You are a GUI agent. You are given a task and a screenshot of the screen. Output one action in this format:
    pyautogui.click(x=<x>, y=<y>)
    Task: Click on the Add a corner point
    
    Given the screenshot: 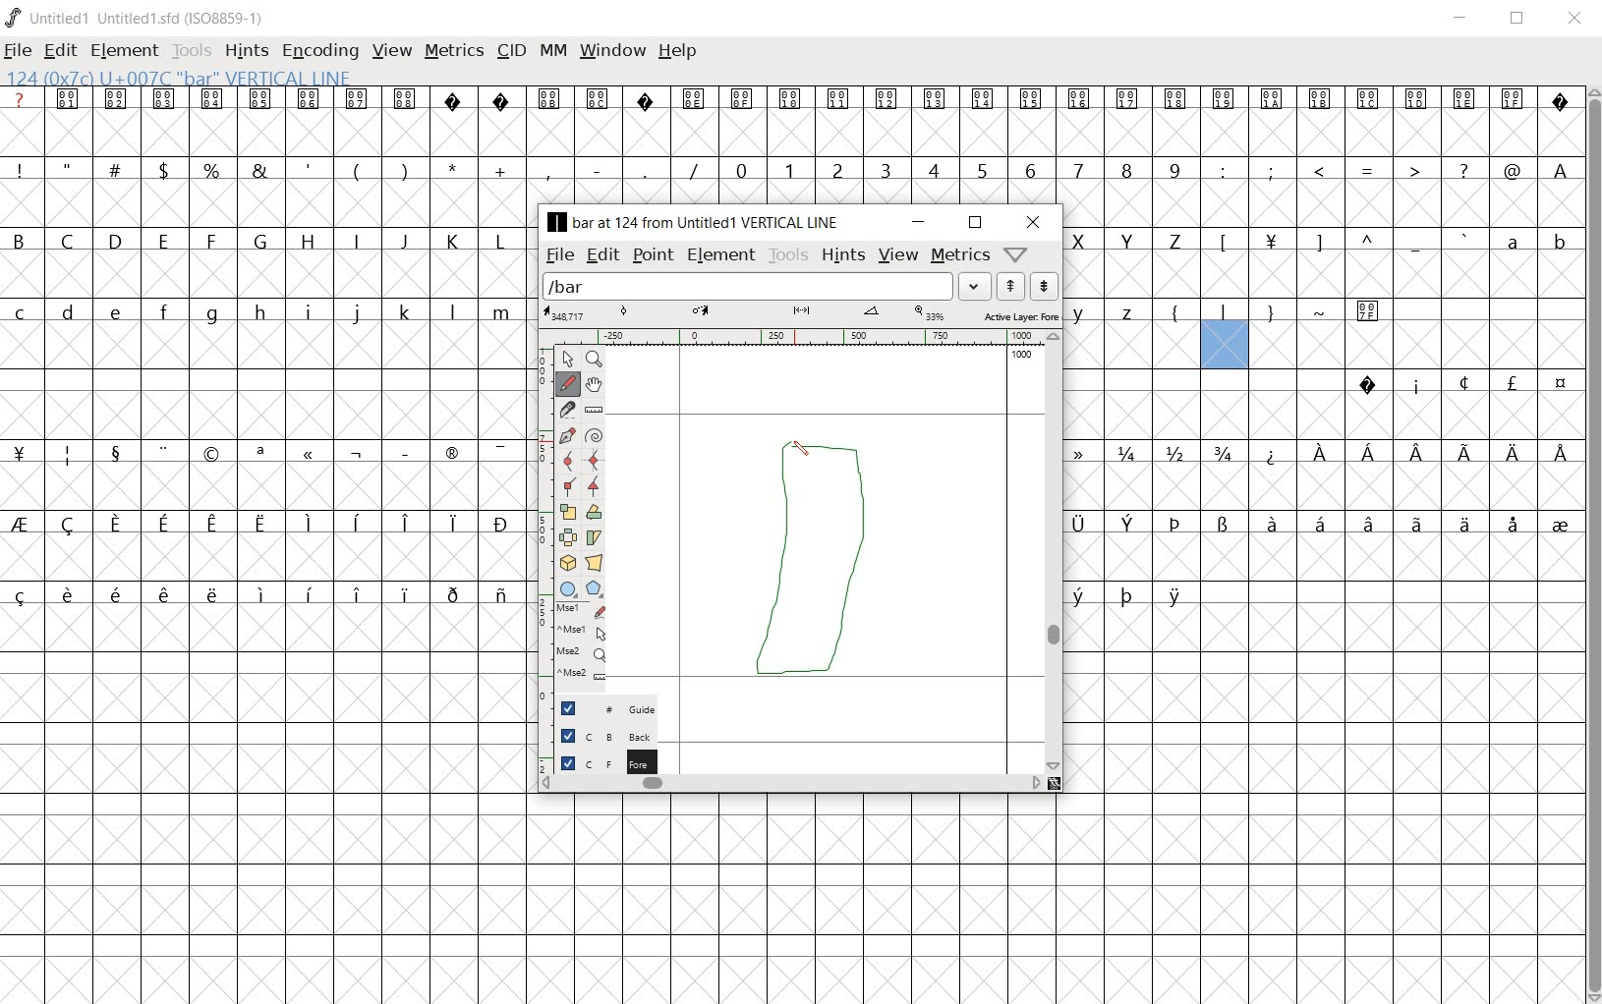 What is the action you would take?
    pyautogui.click(x=570, y=485)
    